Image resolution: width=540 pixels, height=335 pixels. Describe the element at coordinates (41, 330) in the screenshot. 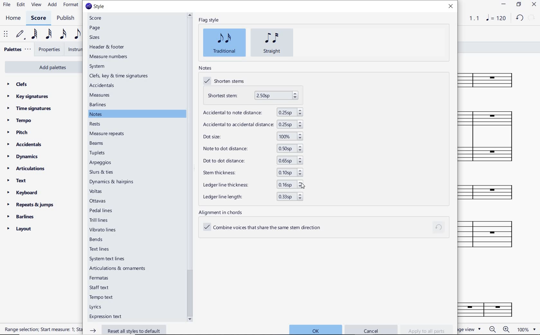

I see `RANGE SELECTION` at that location.